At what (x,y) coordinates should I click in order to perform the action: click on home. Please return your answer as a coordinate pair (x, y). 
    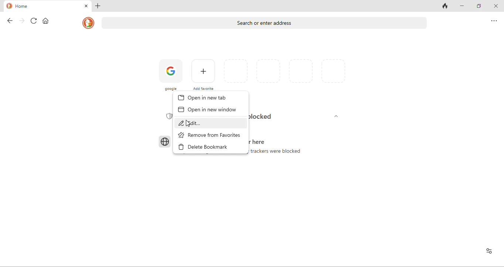
    Looking at the image, I should click on (45, 21).